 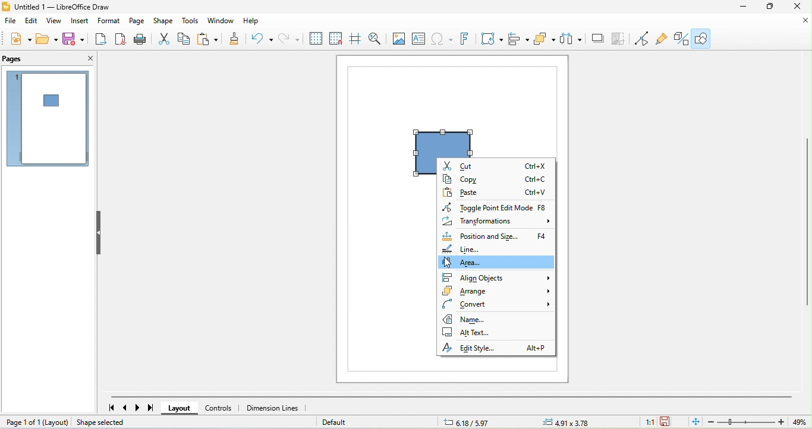 I want to click on copy, so click(x=186, y=40).